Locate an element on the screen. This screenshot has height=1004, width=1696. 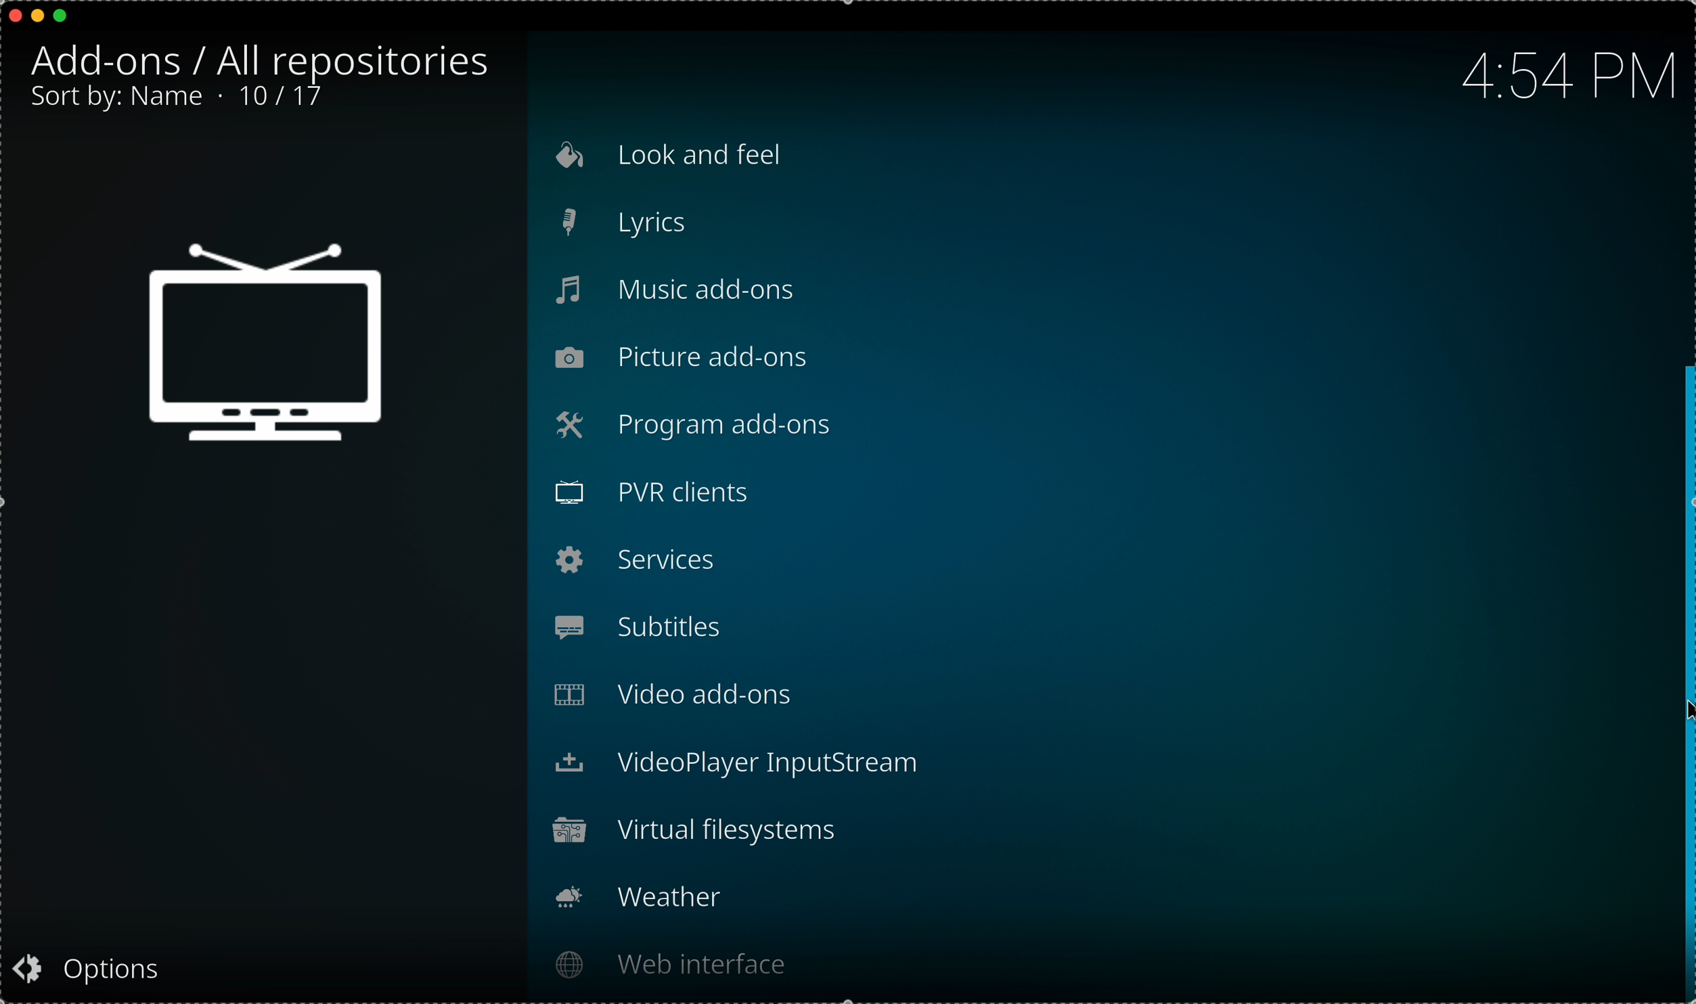
add-ons is located at coordinates (116, 63).